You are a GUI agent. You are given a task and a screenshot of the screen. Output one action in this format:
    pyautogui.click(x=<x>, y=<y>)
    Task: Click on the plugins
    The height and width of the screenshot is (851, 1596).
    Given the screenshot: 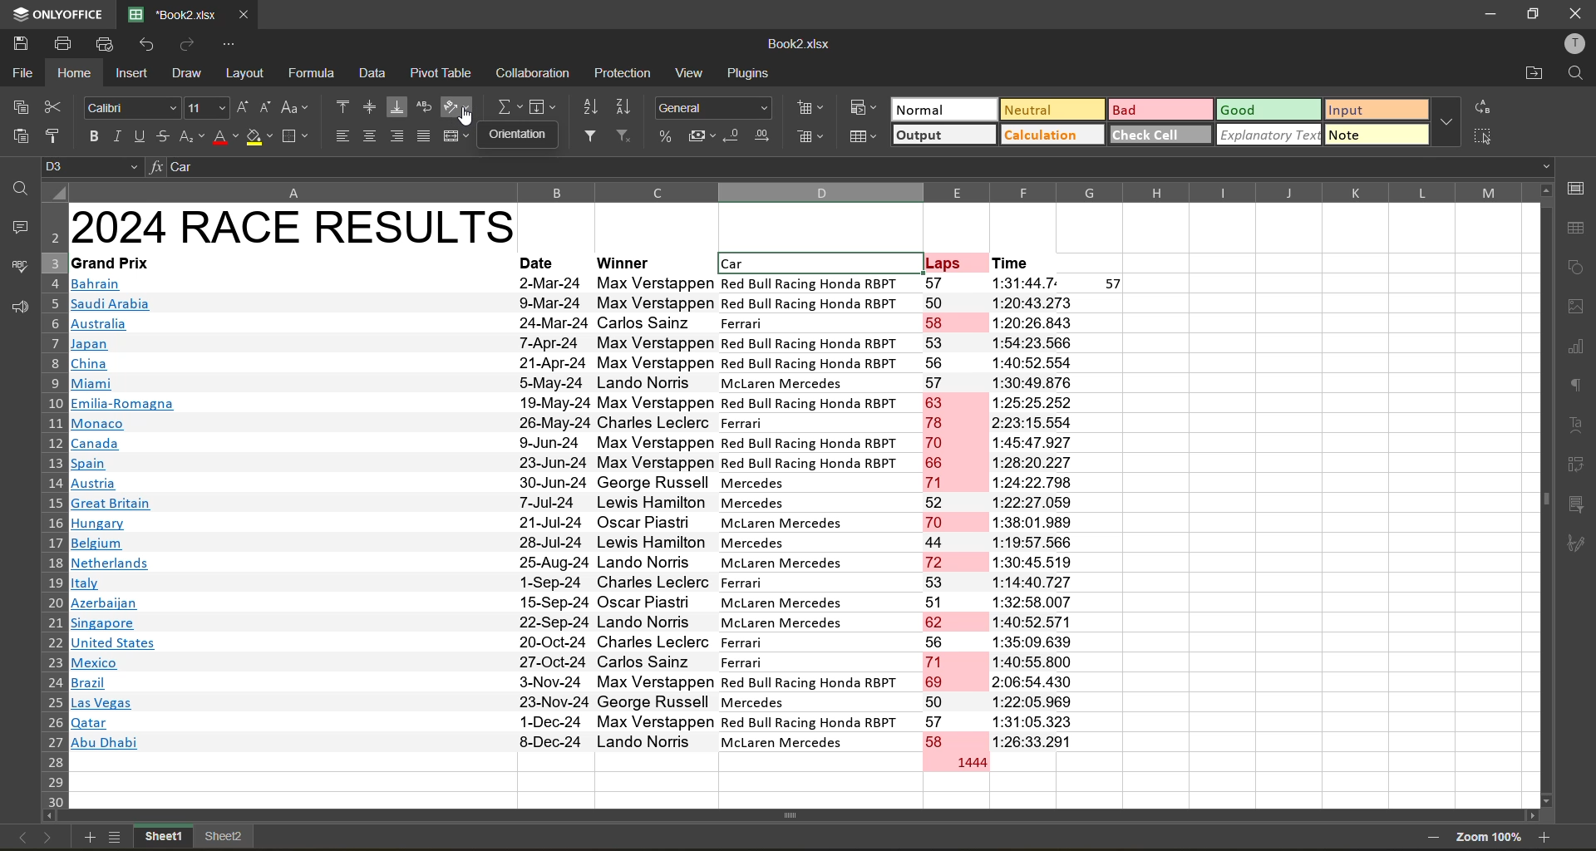 What is the action you would take?
    pyautogui.click(x=751, y=71)
    